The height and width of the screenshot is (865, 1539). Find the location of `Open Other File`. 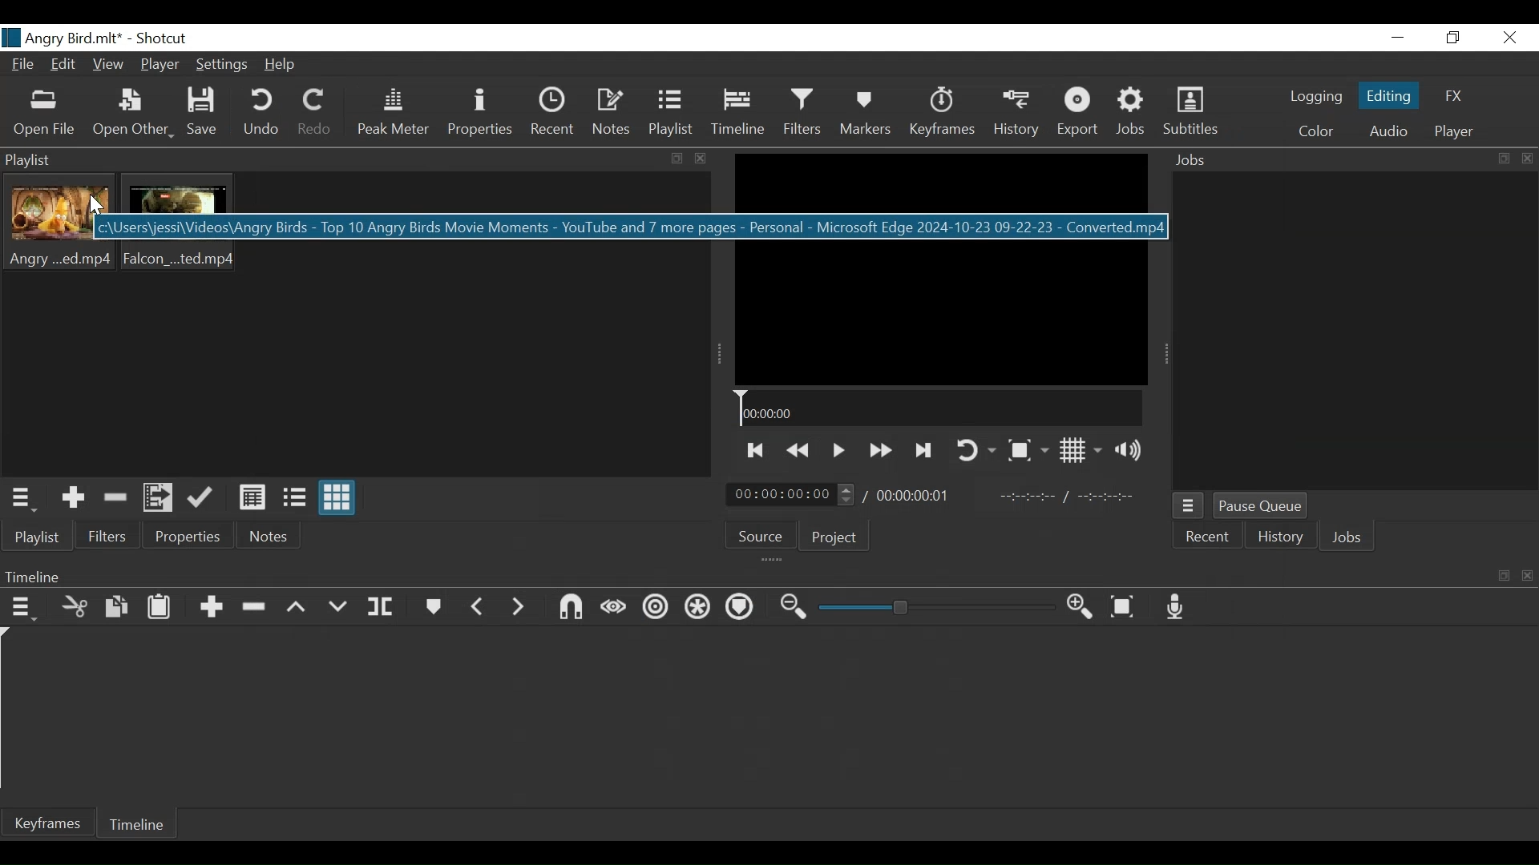

Open Other File is located at coordinates (45, 115).